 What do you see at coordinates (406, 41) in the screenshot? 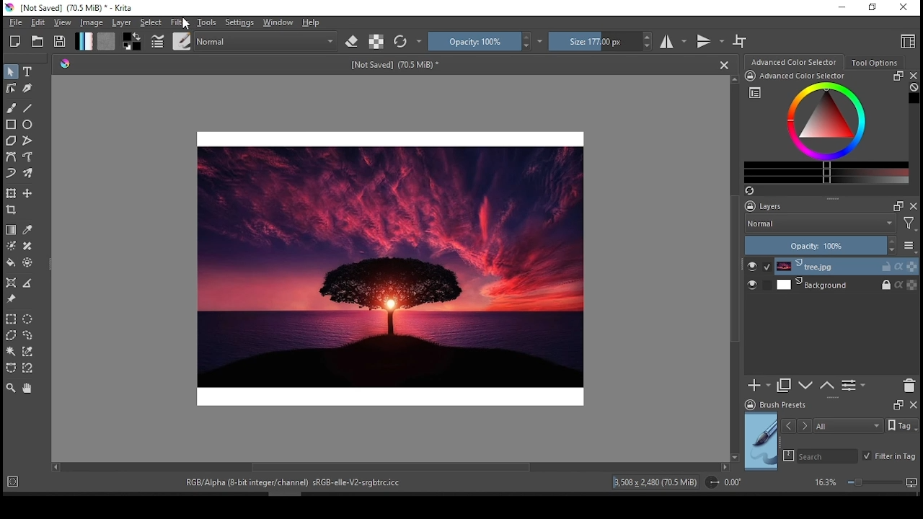
I see `reload original preset` at bounding box center [406, 41].